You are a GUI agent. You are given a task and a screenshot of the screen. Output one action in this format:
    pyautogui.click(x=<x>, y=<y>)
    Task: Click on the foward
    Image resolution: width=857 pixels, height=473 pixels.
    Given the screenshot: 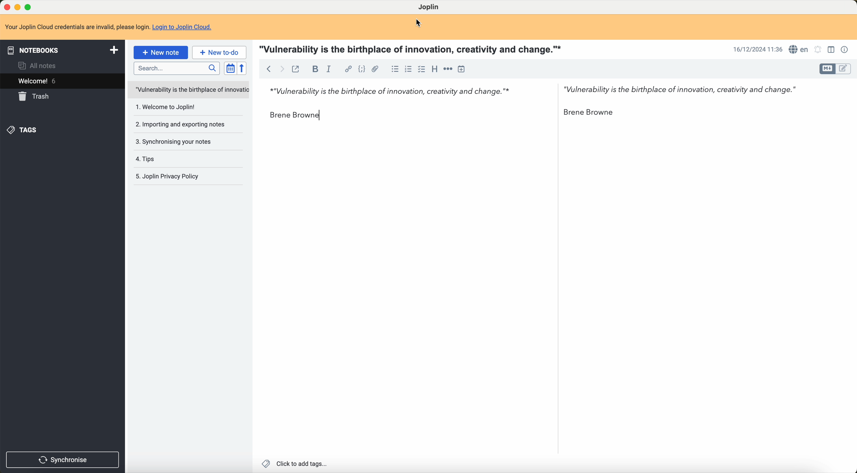 What is the action you would take?
    pyautogui.click(x=283, y=69)
    